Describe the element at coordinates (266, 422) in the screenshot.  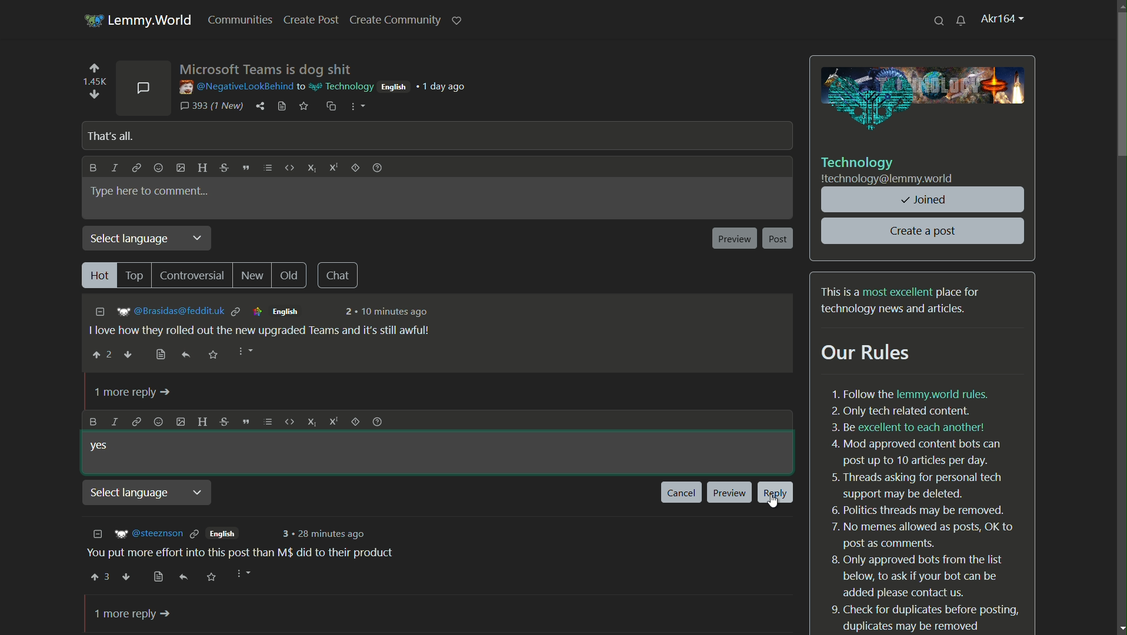
I see `list` at that location.